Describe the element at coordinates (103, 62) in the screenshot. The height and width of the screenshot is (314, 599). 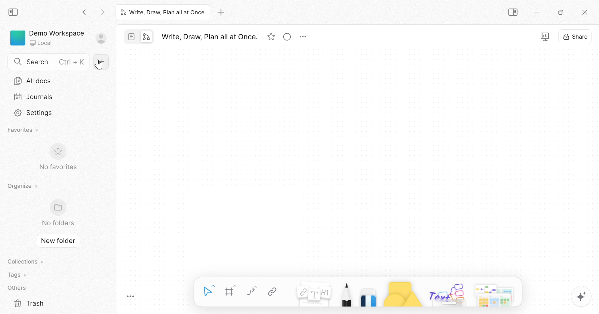
I see `New doc` at that location.